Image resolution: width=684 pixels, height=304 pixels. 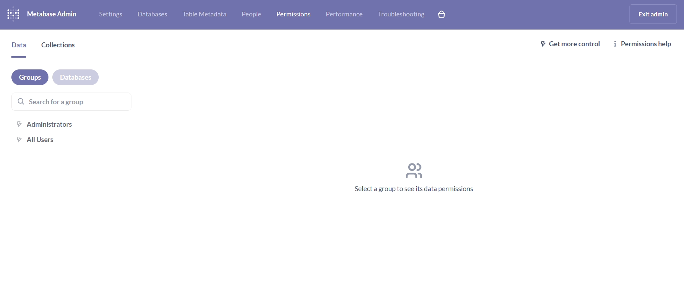 What do you see at coordinates (73, 143) in the screenshot?
I see `all users` at bounding box center [73, 143].